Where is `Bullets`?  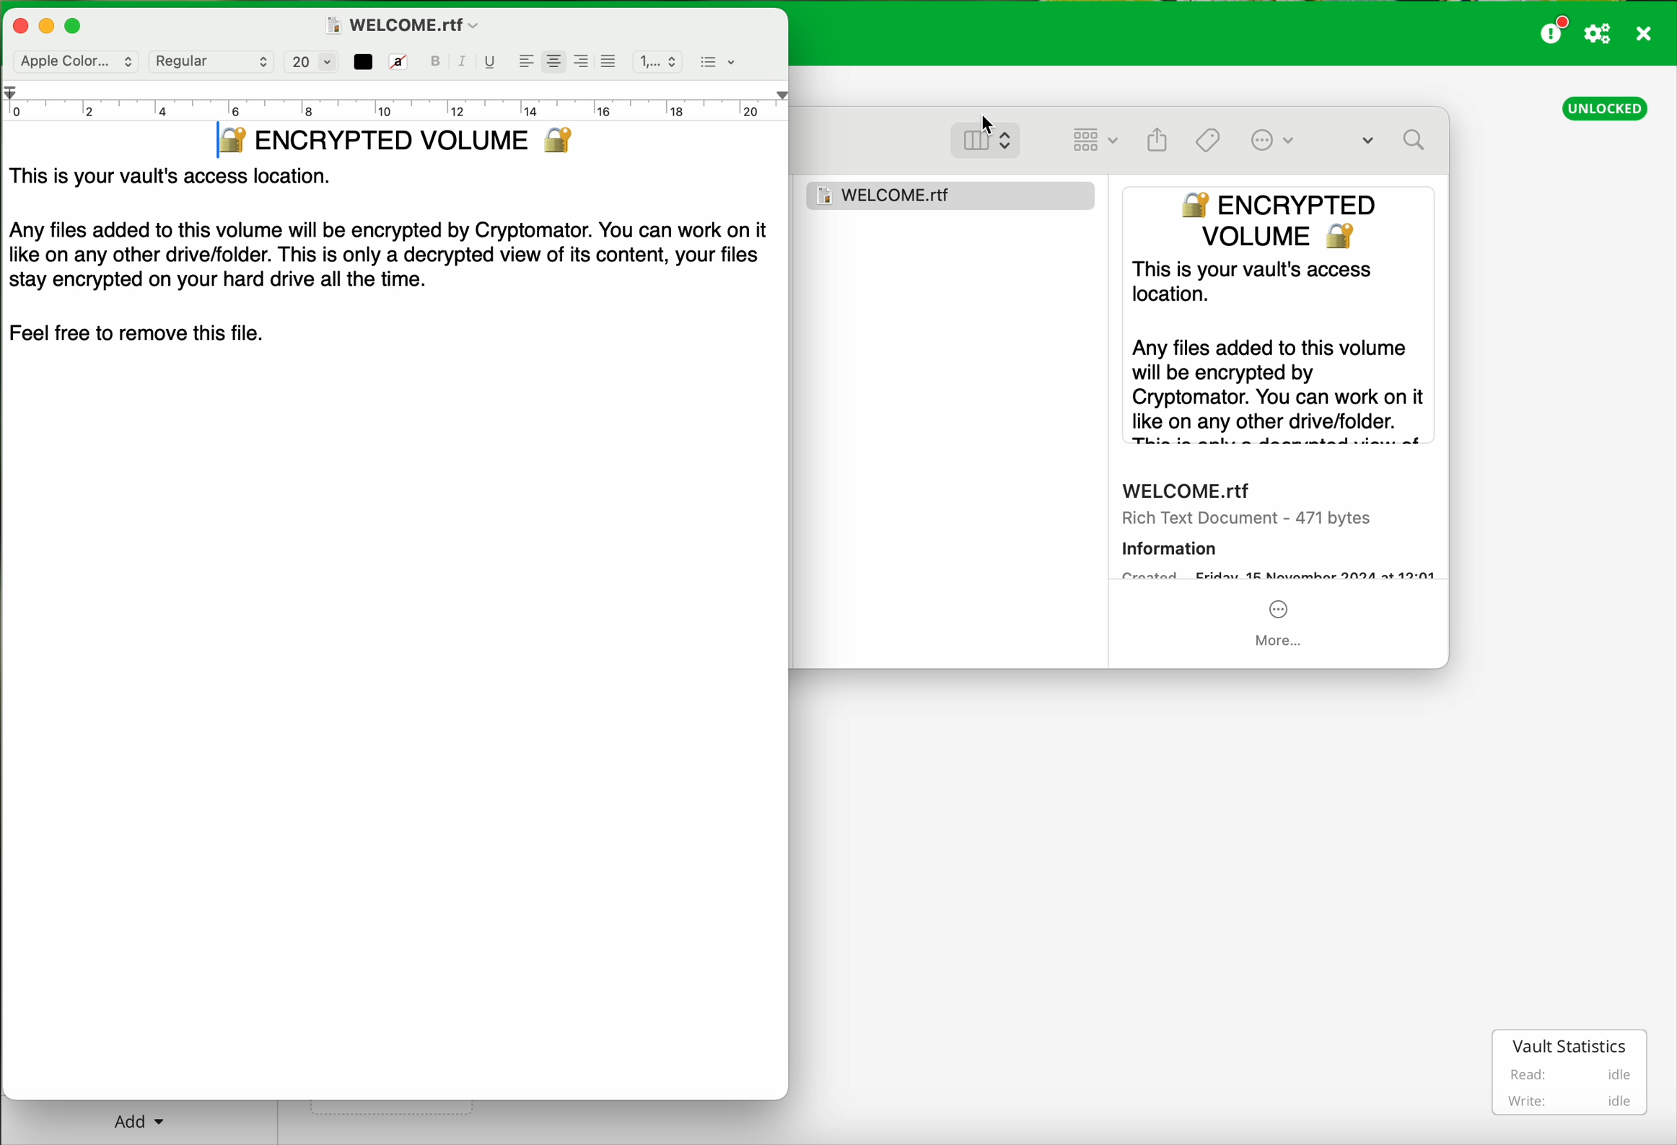
Bullets is located at coordinates (718, 60).